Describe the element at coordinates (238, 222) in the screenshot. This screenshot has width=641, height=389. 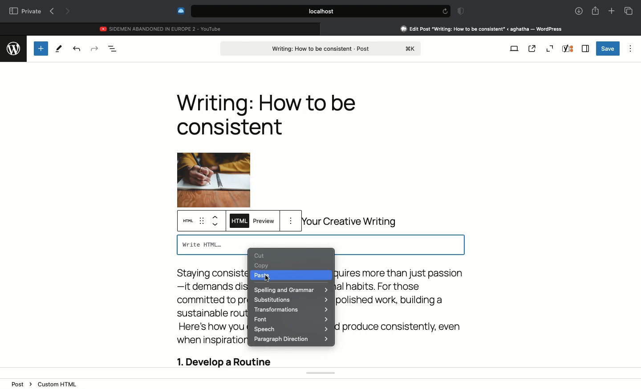
I see `HTML` at that location.